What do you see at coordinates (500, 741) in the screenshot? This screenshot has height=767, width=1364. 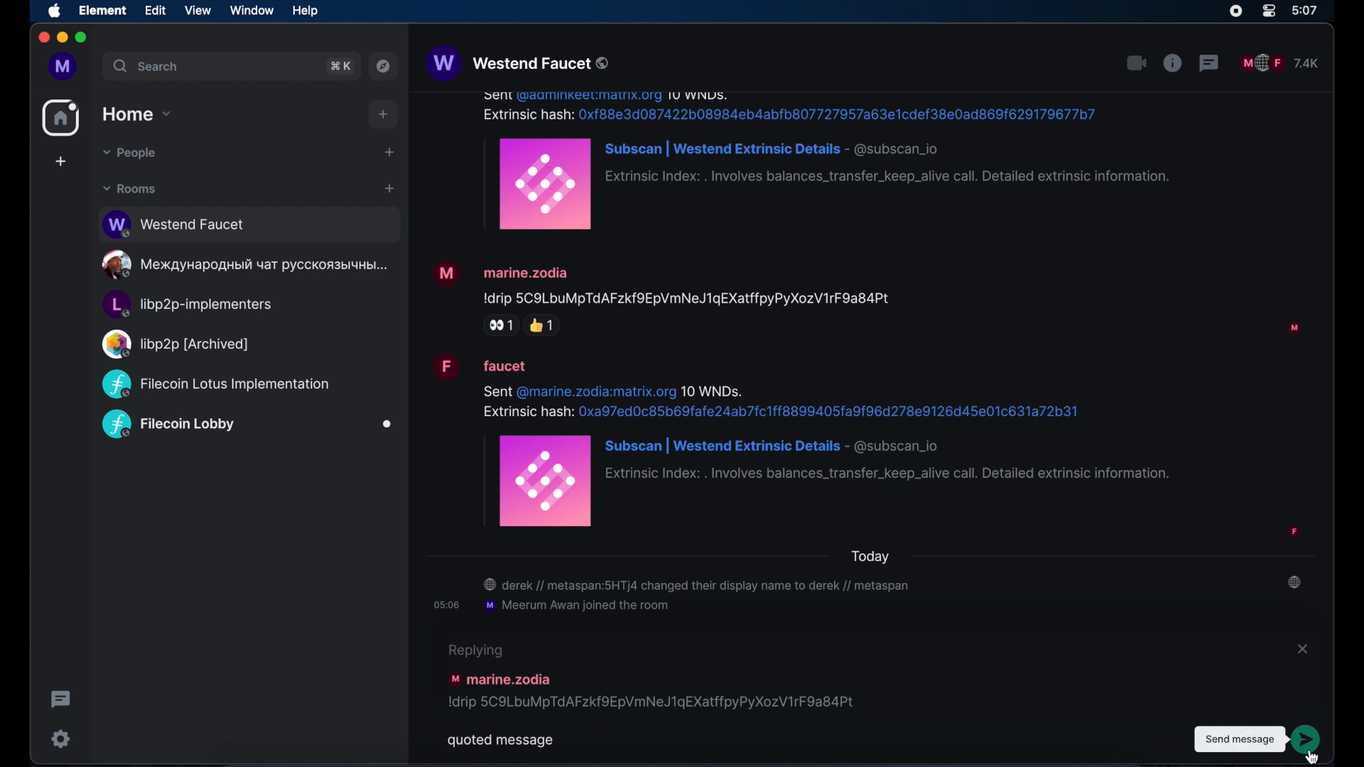 I see `quoted message` at bounding box center [500, 741].